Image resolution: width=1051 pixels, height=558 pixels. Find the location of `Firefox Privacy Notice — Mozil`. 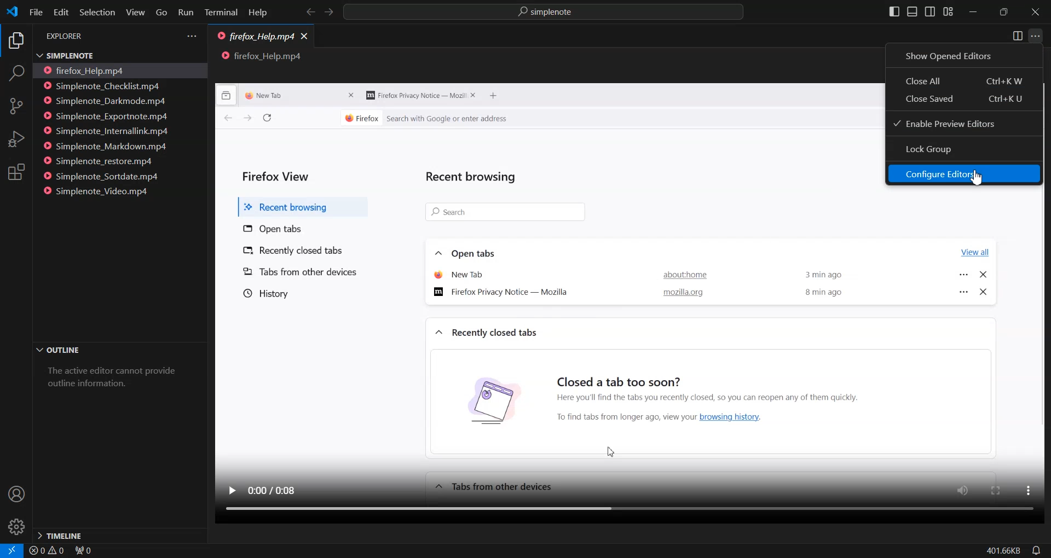

Firefox Privacy Notice — Mozil is located at coordinates (414, 96).